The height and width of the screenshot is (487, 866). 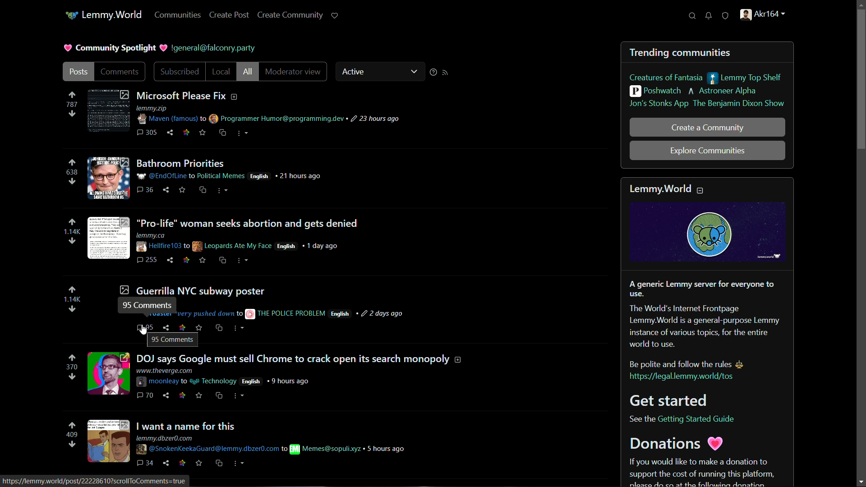 What do you see at coordinates (218, 329) in the screenshot?
I see `cross post` at bounding box center [218, 329].